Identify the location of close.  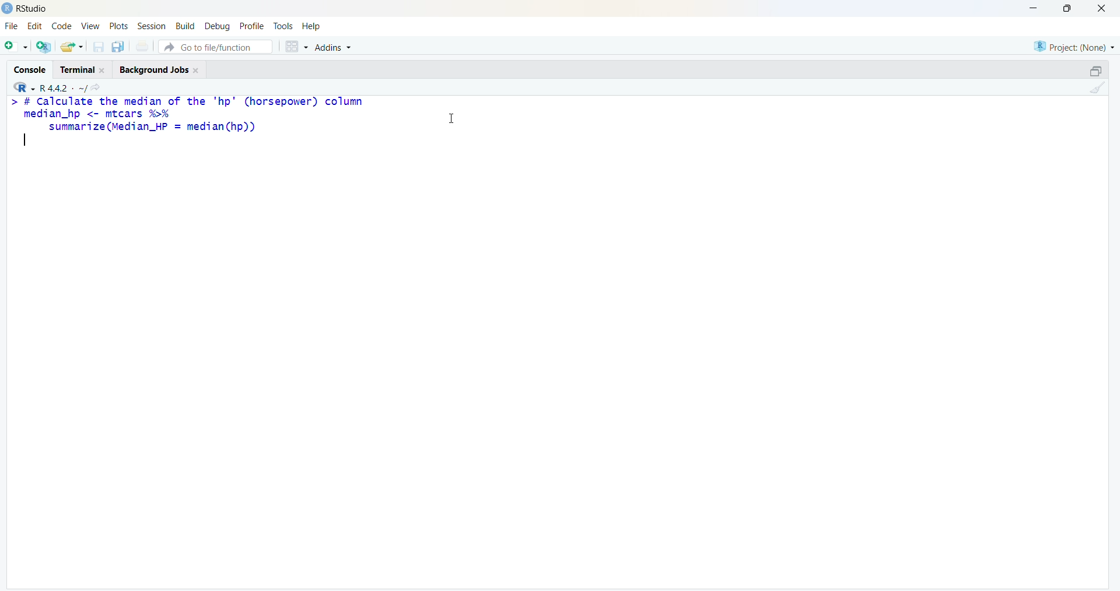
(1102, 8).